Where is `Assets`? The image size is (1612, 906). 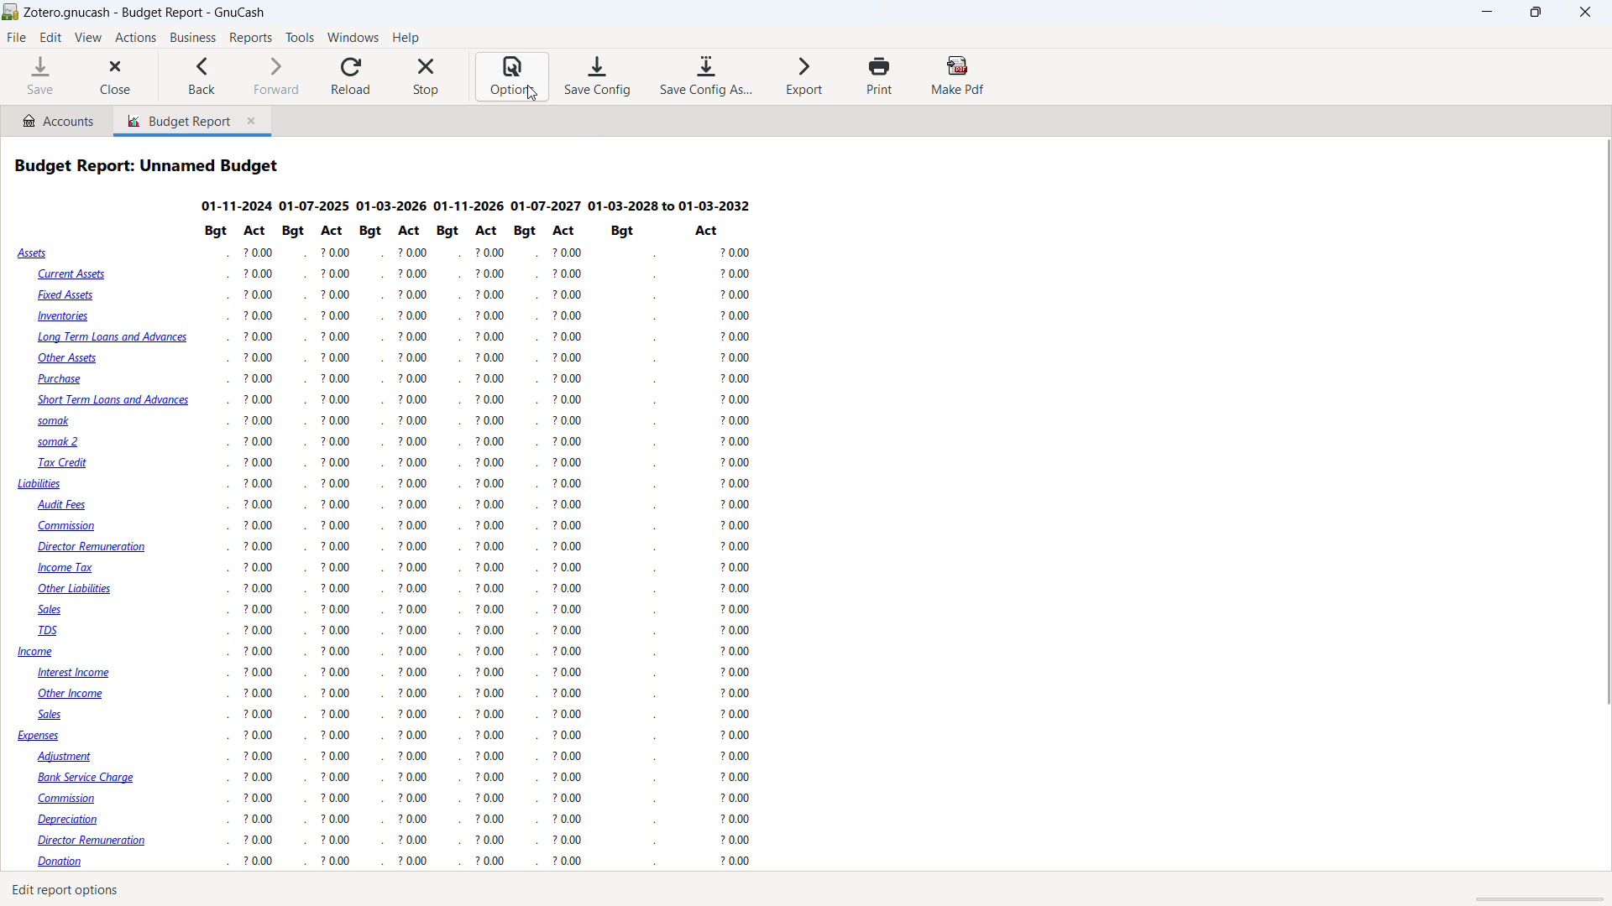
Assets is located at coordinates (34, 253).